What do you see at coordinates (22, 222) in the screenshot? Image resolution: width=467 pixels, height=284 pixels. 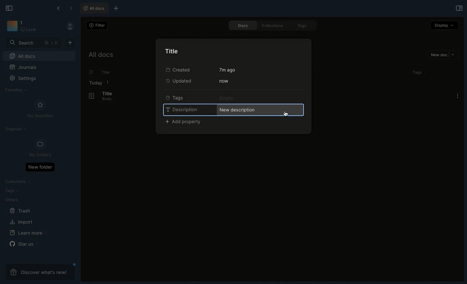 I see `Import` at bounding box center [22, 222].